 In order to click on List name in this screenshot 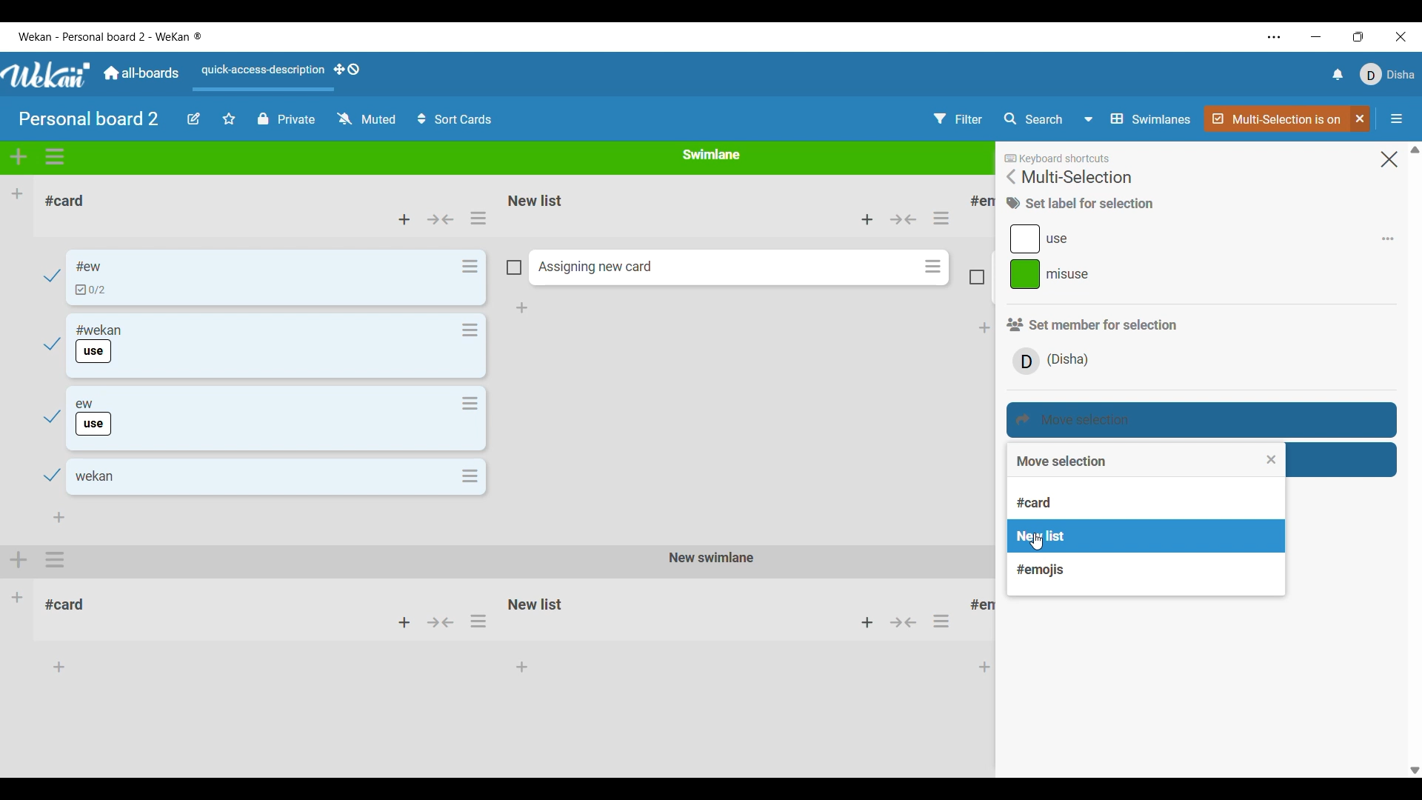, I will do `click(65, 201)`.